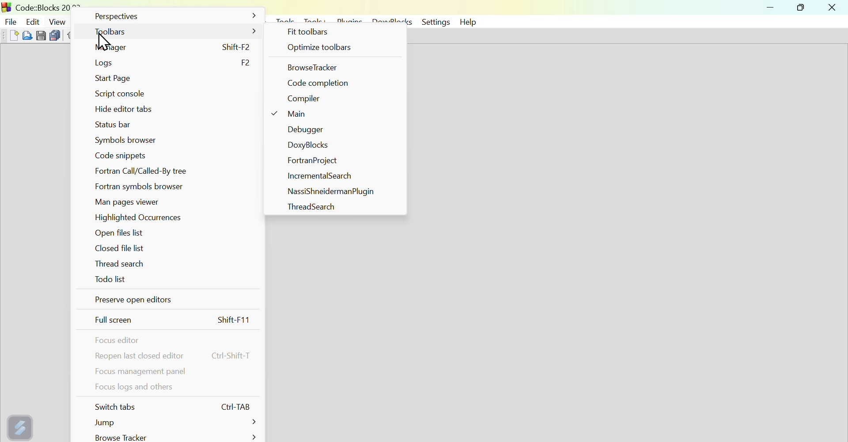  I want to click on Fit toolbars, so click(310, 32).